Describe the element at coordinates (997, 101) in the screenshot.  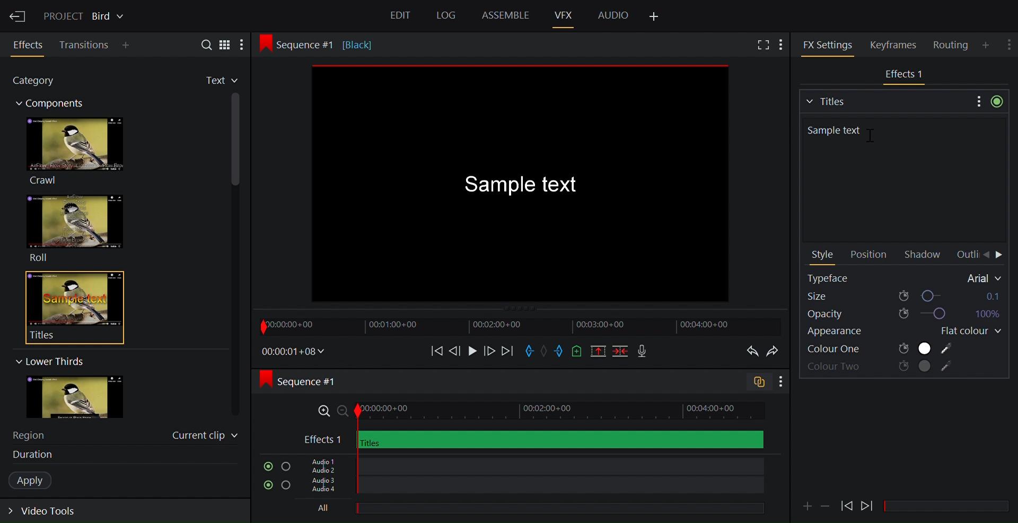
I see `Toggle bypass` at that location.